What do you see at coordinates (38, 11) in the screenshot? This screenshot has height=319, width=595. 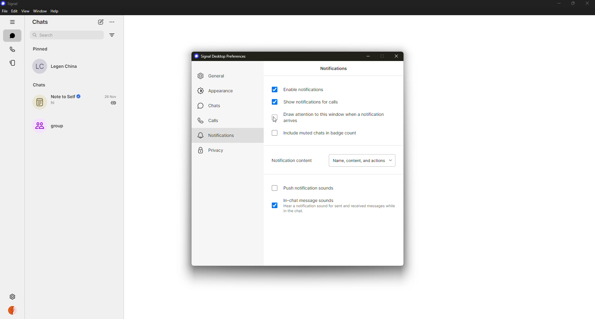 I see `window` at bounding box center [38, 11].